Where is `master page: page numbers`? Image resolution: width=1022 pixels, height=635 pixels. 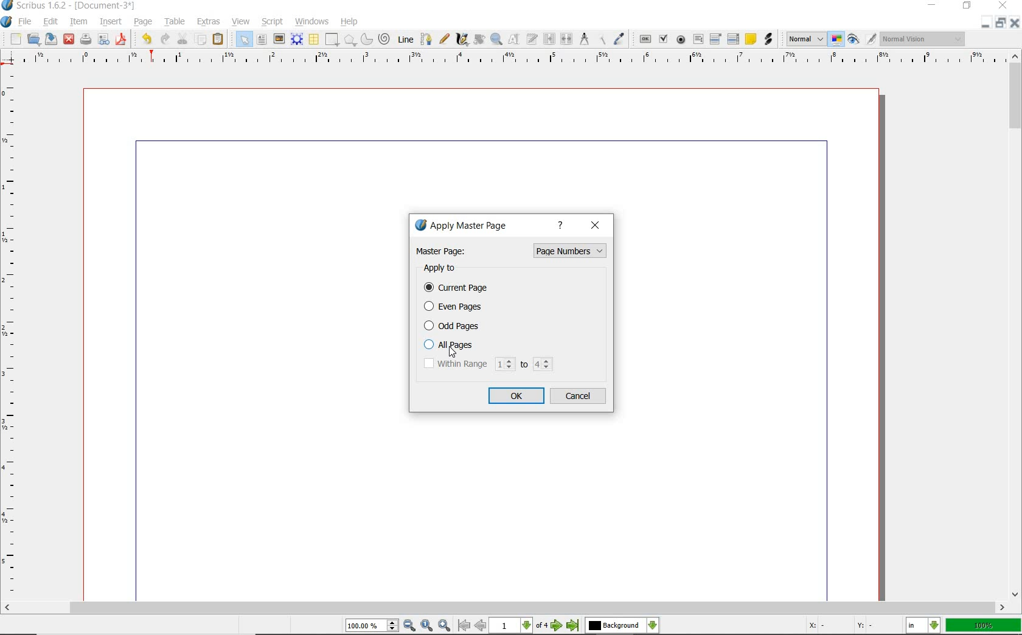 master page: page numbers is located at coordinates (511, 251).